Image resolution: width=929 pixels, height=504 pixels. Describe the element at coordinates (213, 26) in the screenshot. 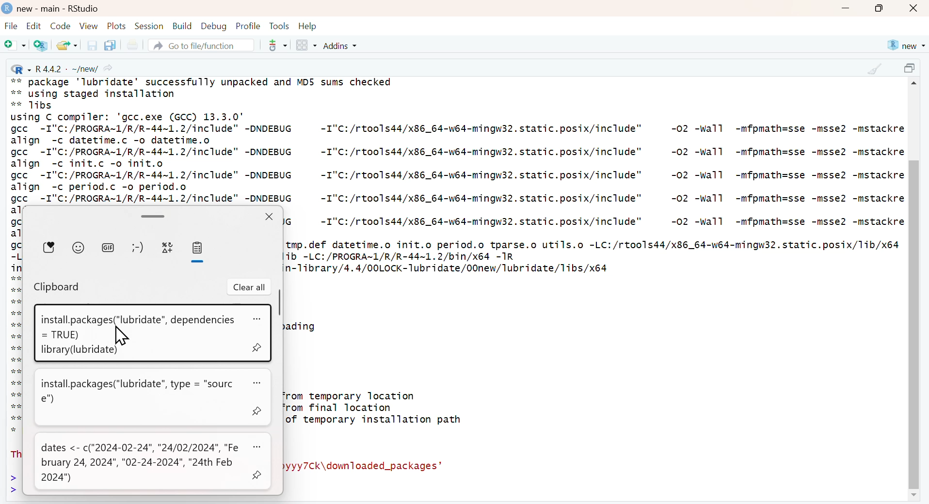

I see `Debug` at that location.